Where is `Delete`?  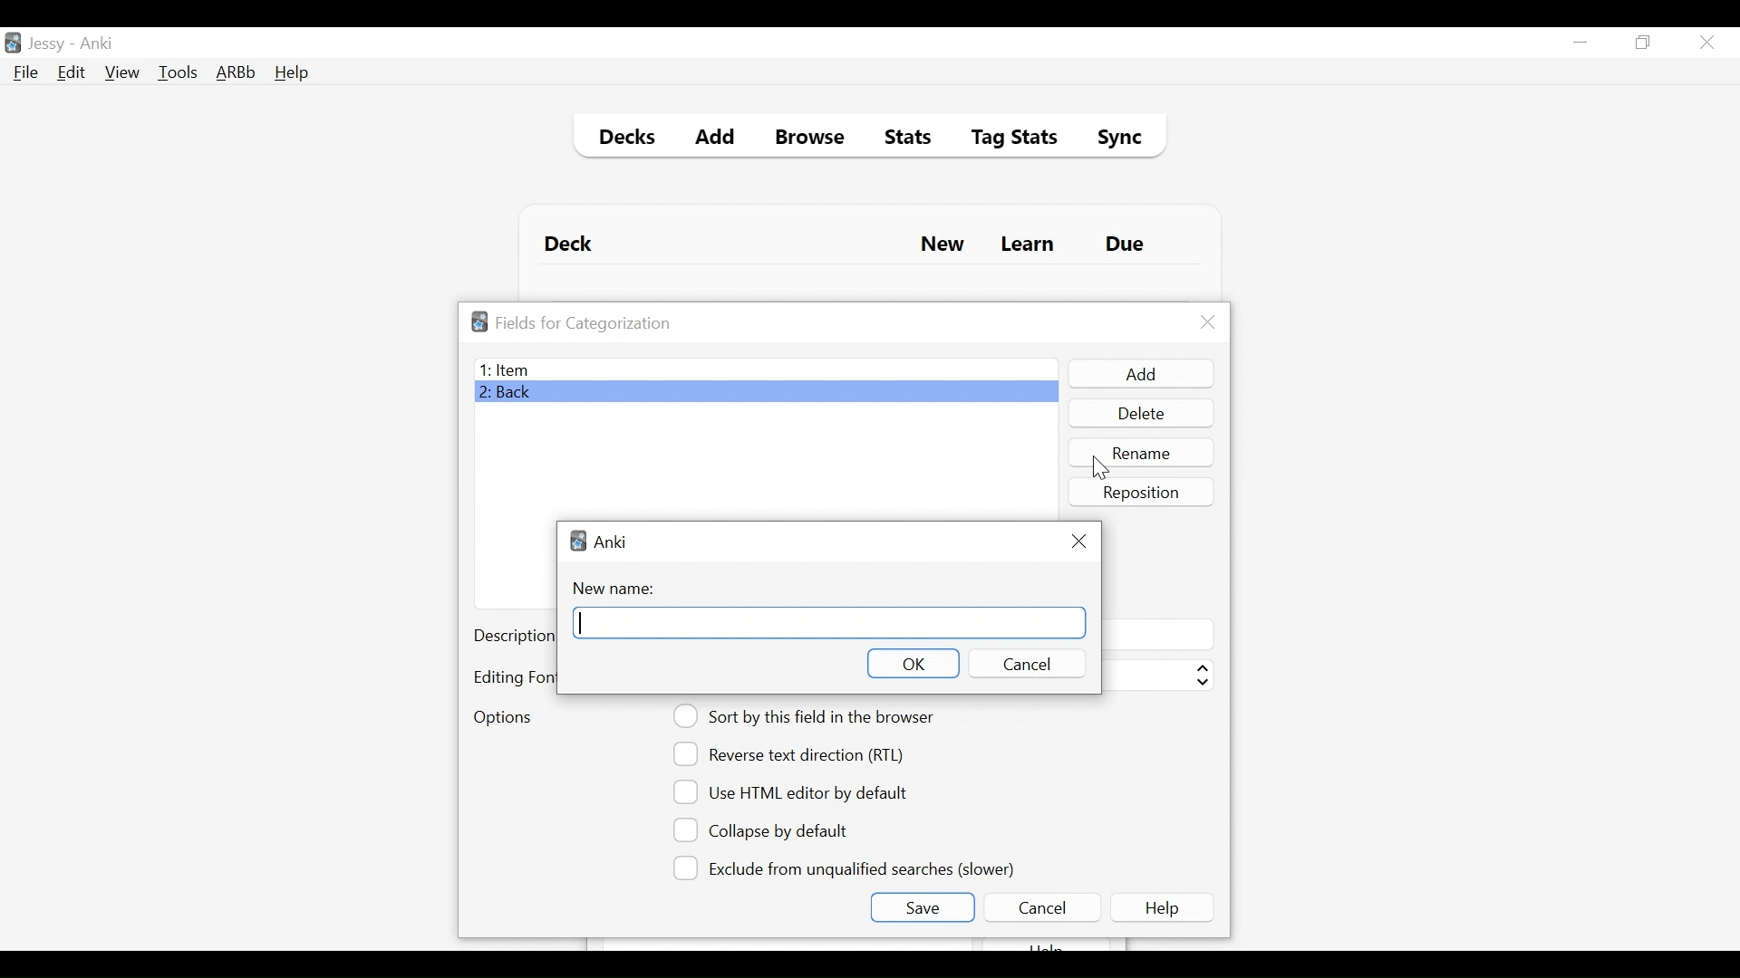 Delete is located at coordinates (1140, 415).